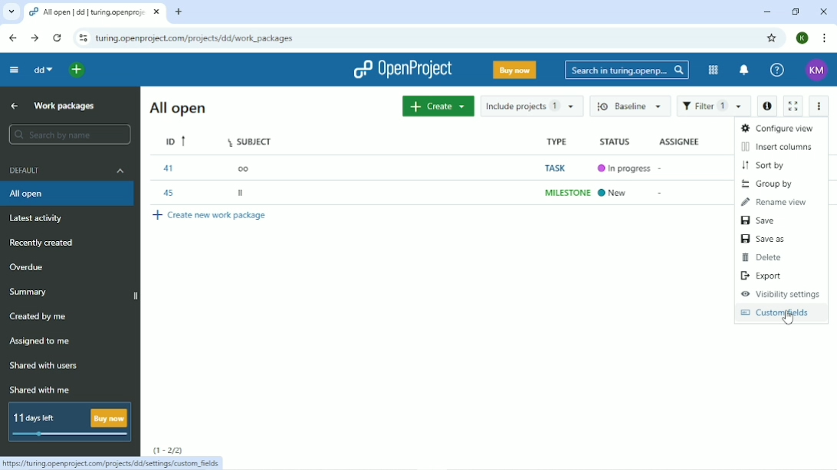 This screenshot has height=470, width=837. Describe the element at coordinates (770, 183) in the screenshot. I see `Group by` at that location.